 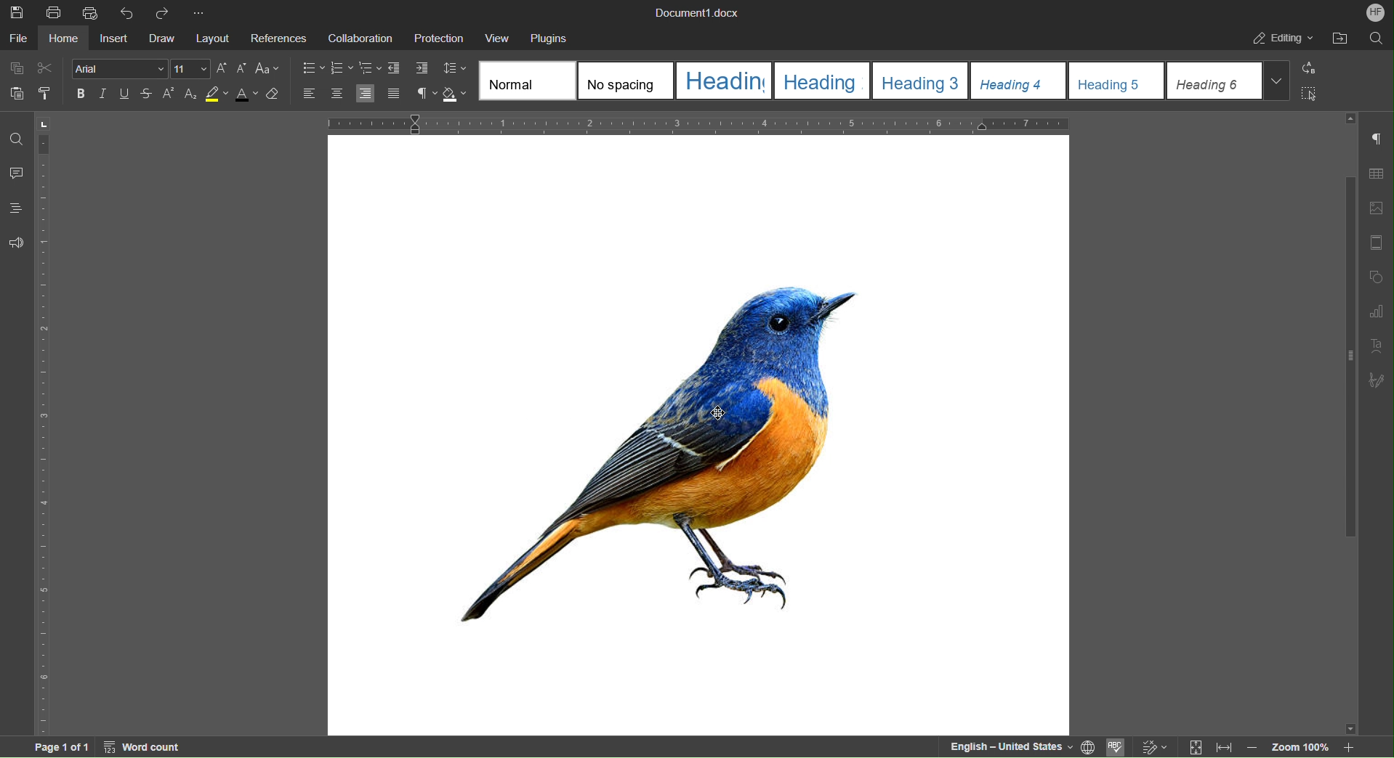 What do you see at coordinates (395, 68) in the screenshot?
I see `Decrease Indent` at bounding box center [395, 68].